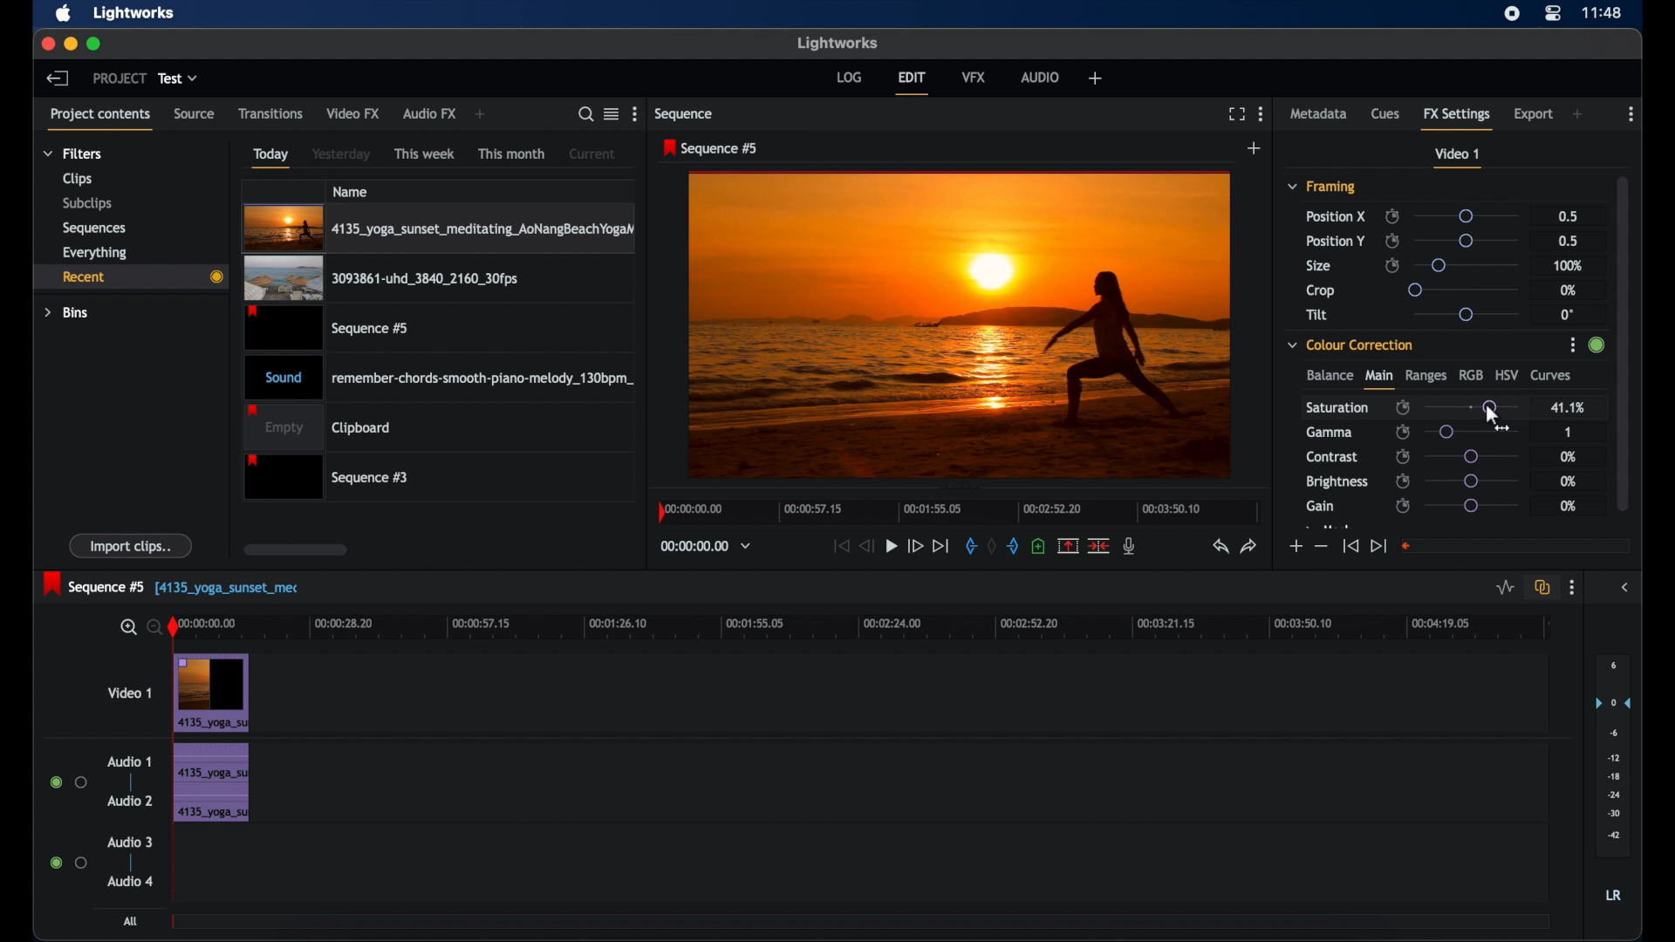 This screenshot has height=942, width=1675. I want to click on Mouse Cursor, so click(1492, 411).